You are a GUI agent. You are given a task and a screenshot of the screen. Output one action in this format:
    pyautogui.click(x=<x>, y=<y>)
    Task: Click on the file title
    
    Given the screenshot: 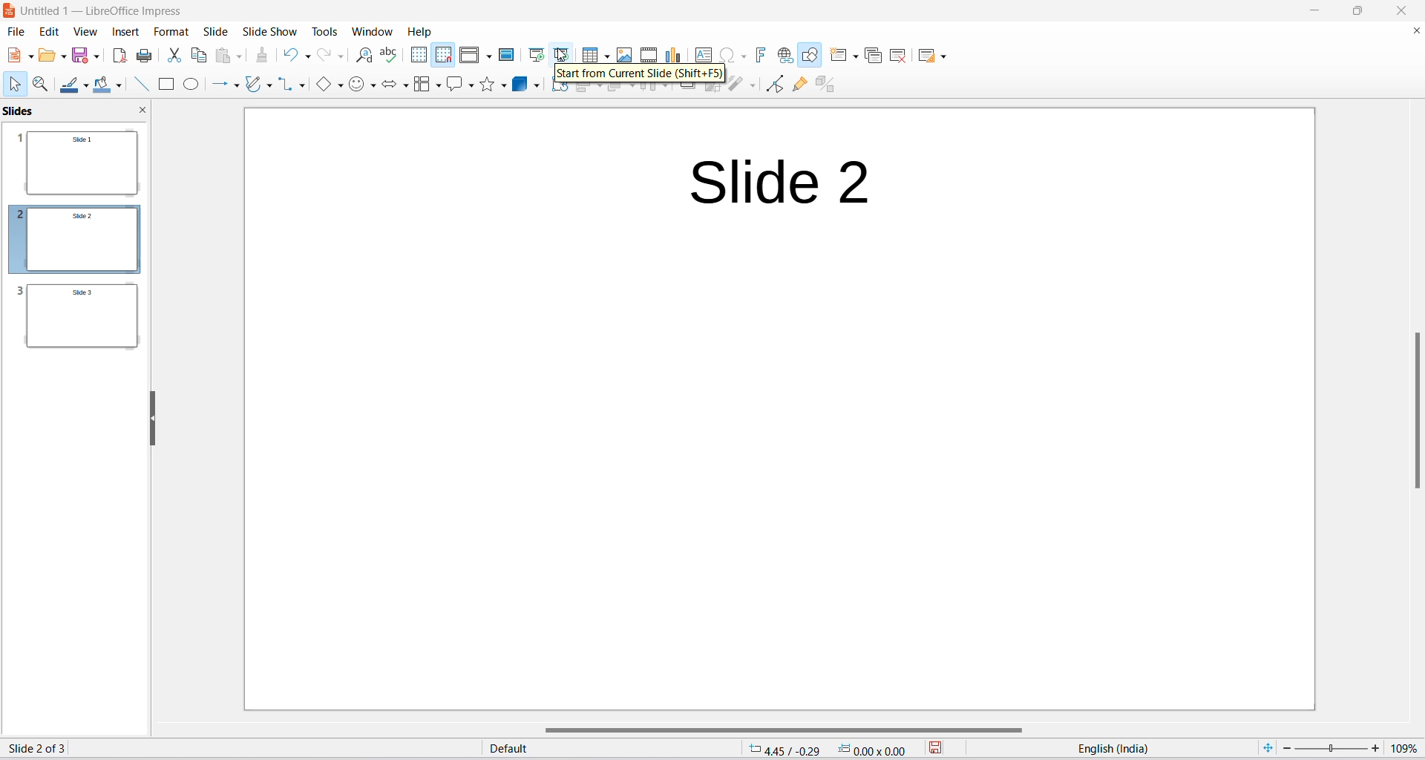 What is the action you would take?
    pyautogui.click(x=106, y=13)
    